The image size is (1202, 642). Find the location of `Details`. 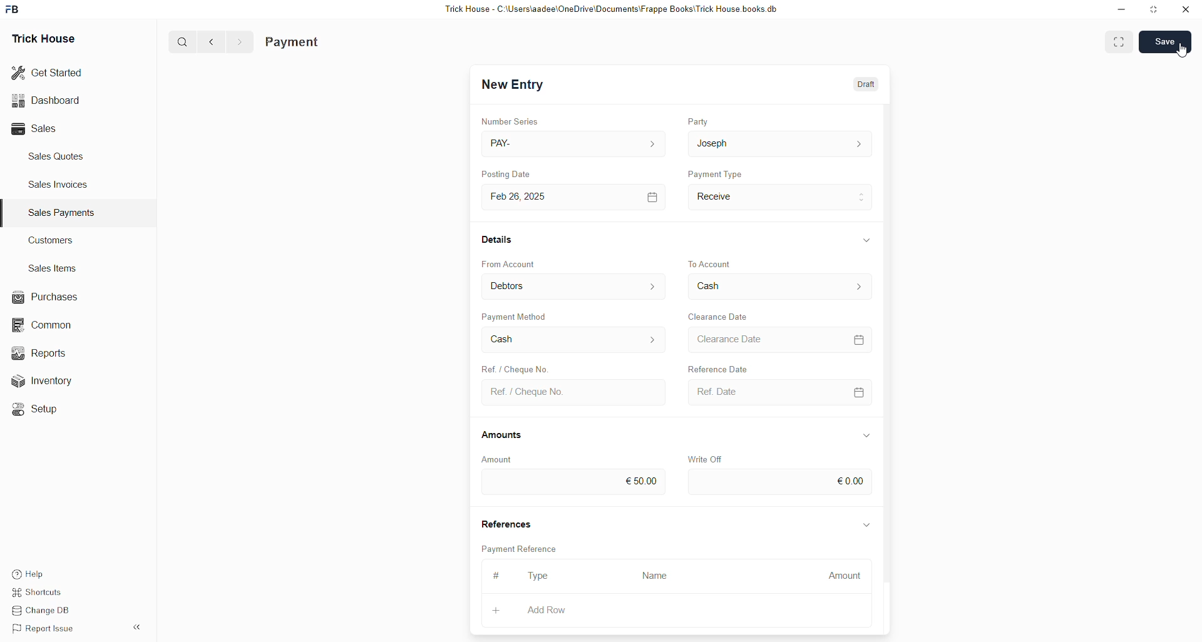

Details is located at coordinates (498, 239).